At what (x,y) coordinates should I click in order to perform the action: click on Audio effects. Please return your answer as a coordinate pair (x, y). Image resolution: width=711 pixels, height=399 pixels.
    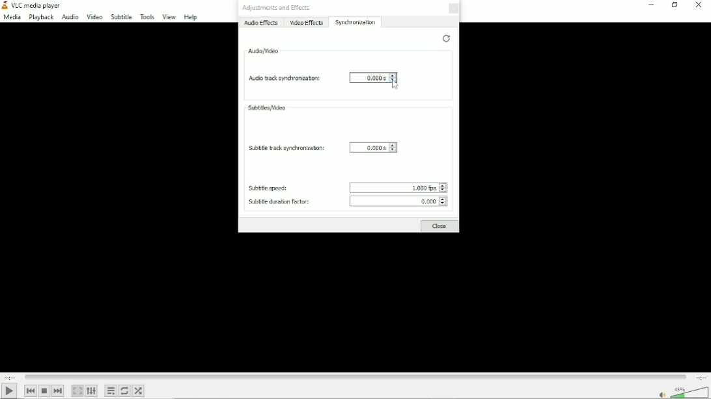
    Looking at the image, I should click on (262, 23).